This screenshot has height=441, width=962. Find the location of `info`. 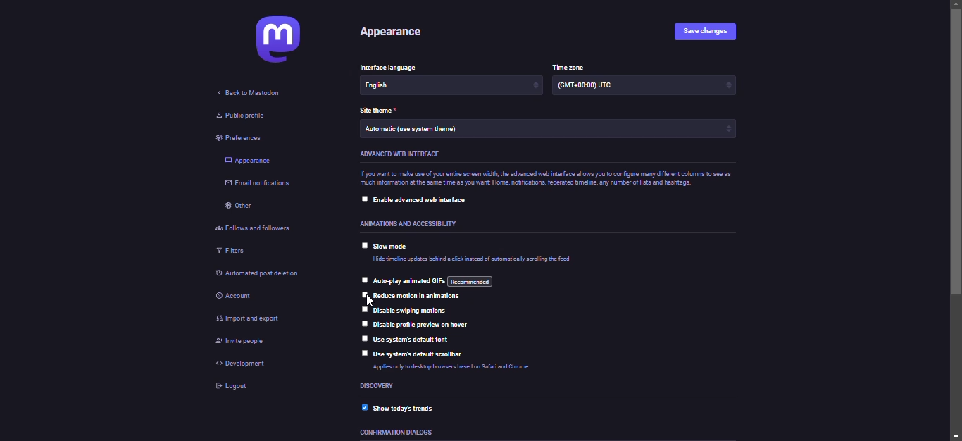

info is located at coordinates (472, 261).